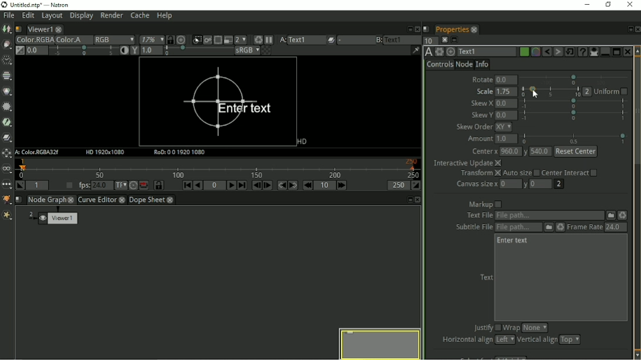 This screenshot has height=360, width=641. What do you see at coordinates (298, 39) in the screenshot?
I see `Viewer input A` at bounding box center [298, 39].